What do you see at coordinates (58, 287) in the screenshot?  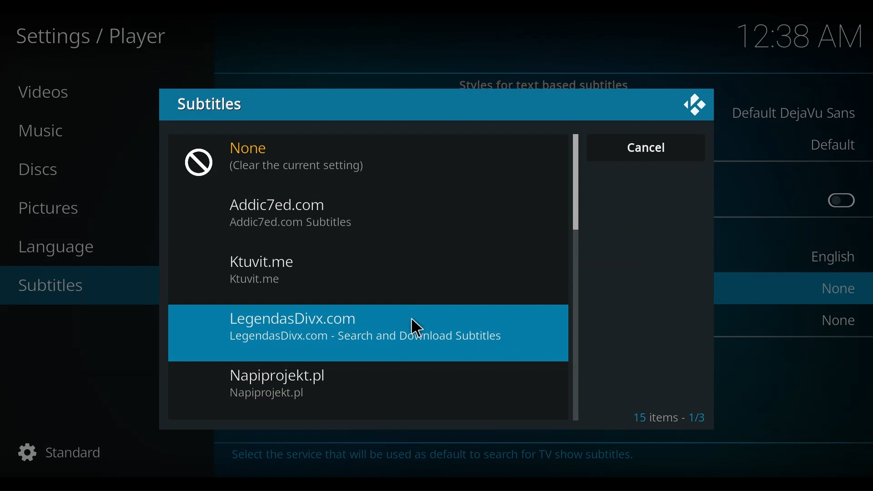 I see `Subtitles` at bounding box center [58, 287].